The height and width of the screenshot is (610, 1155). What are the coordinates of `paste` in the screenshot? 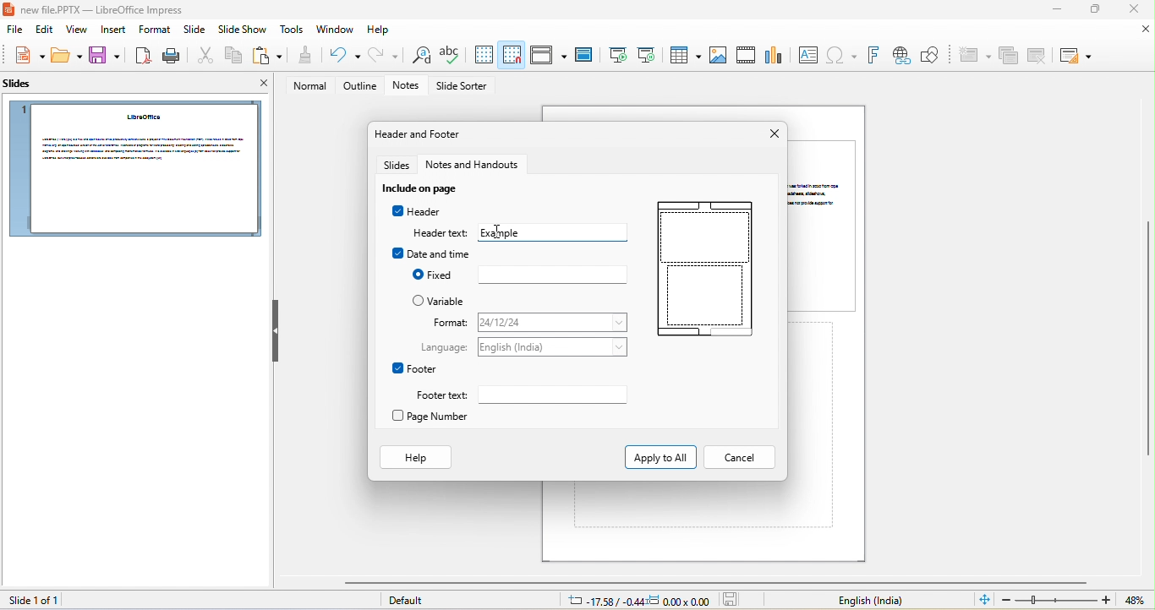 It's located at (267, 56).